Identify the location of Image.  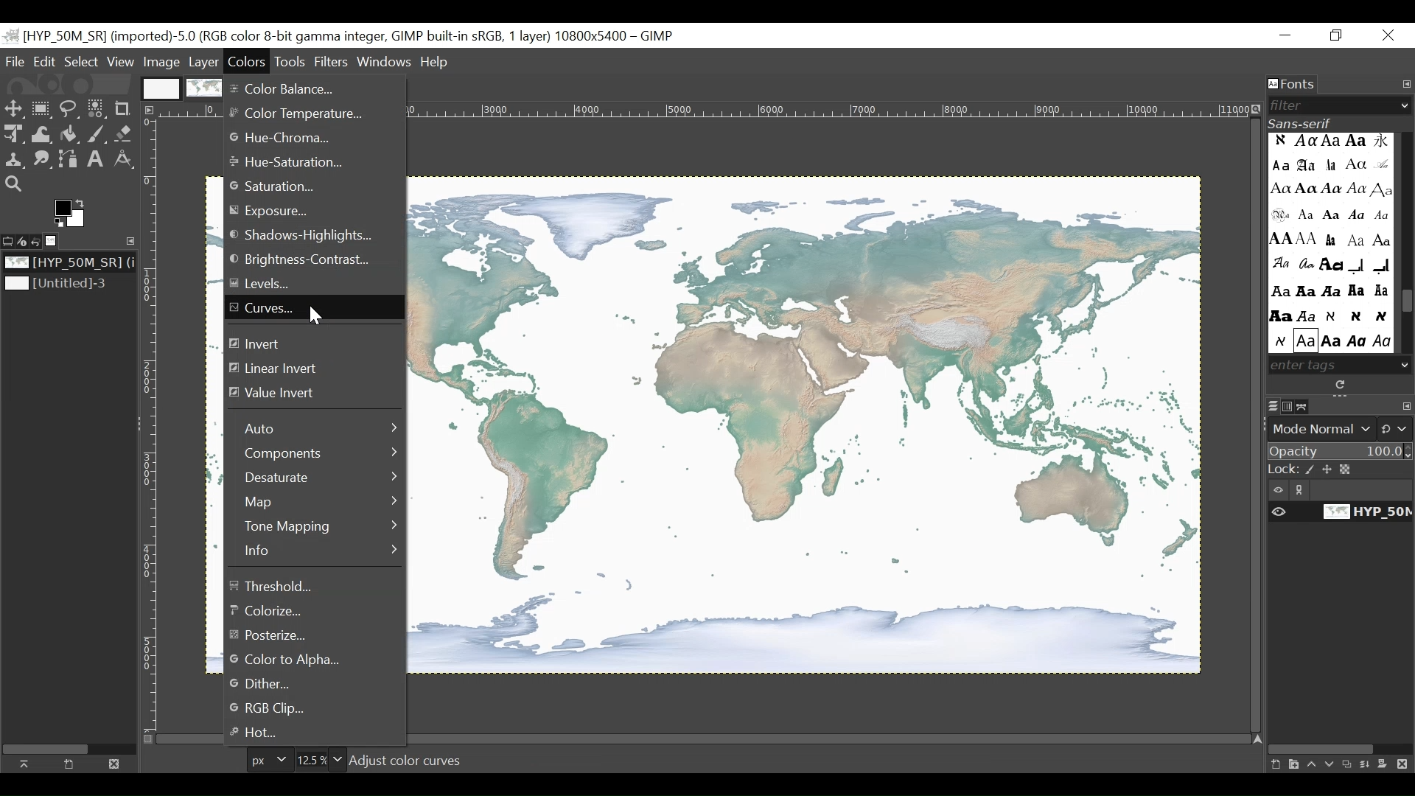
(63, 284).